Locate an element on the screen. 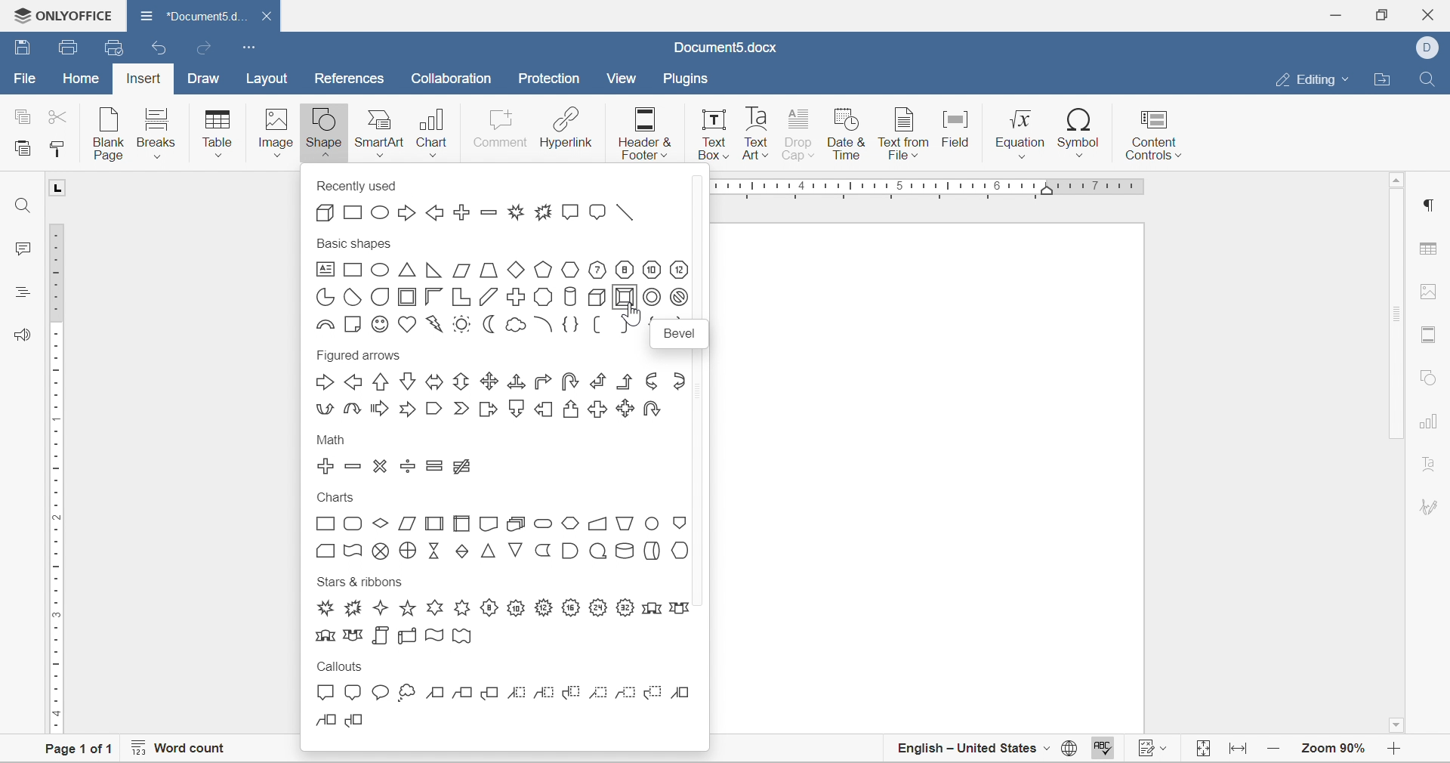 Image resolution: width=1450 pixels, height=763 pixels. set document language is located at coordinates (1072, 750).